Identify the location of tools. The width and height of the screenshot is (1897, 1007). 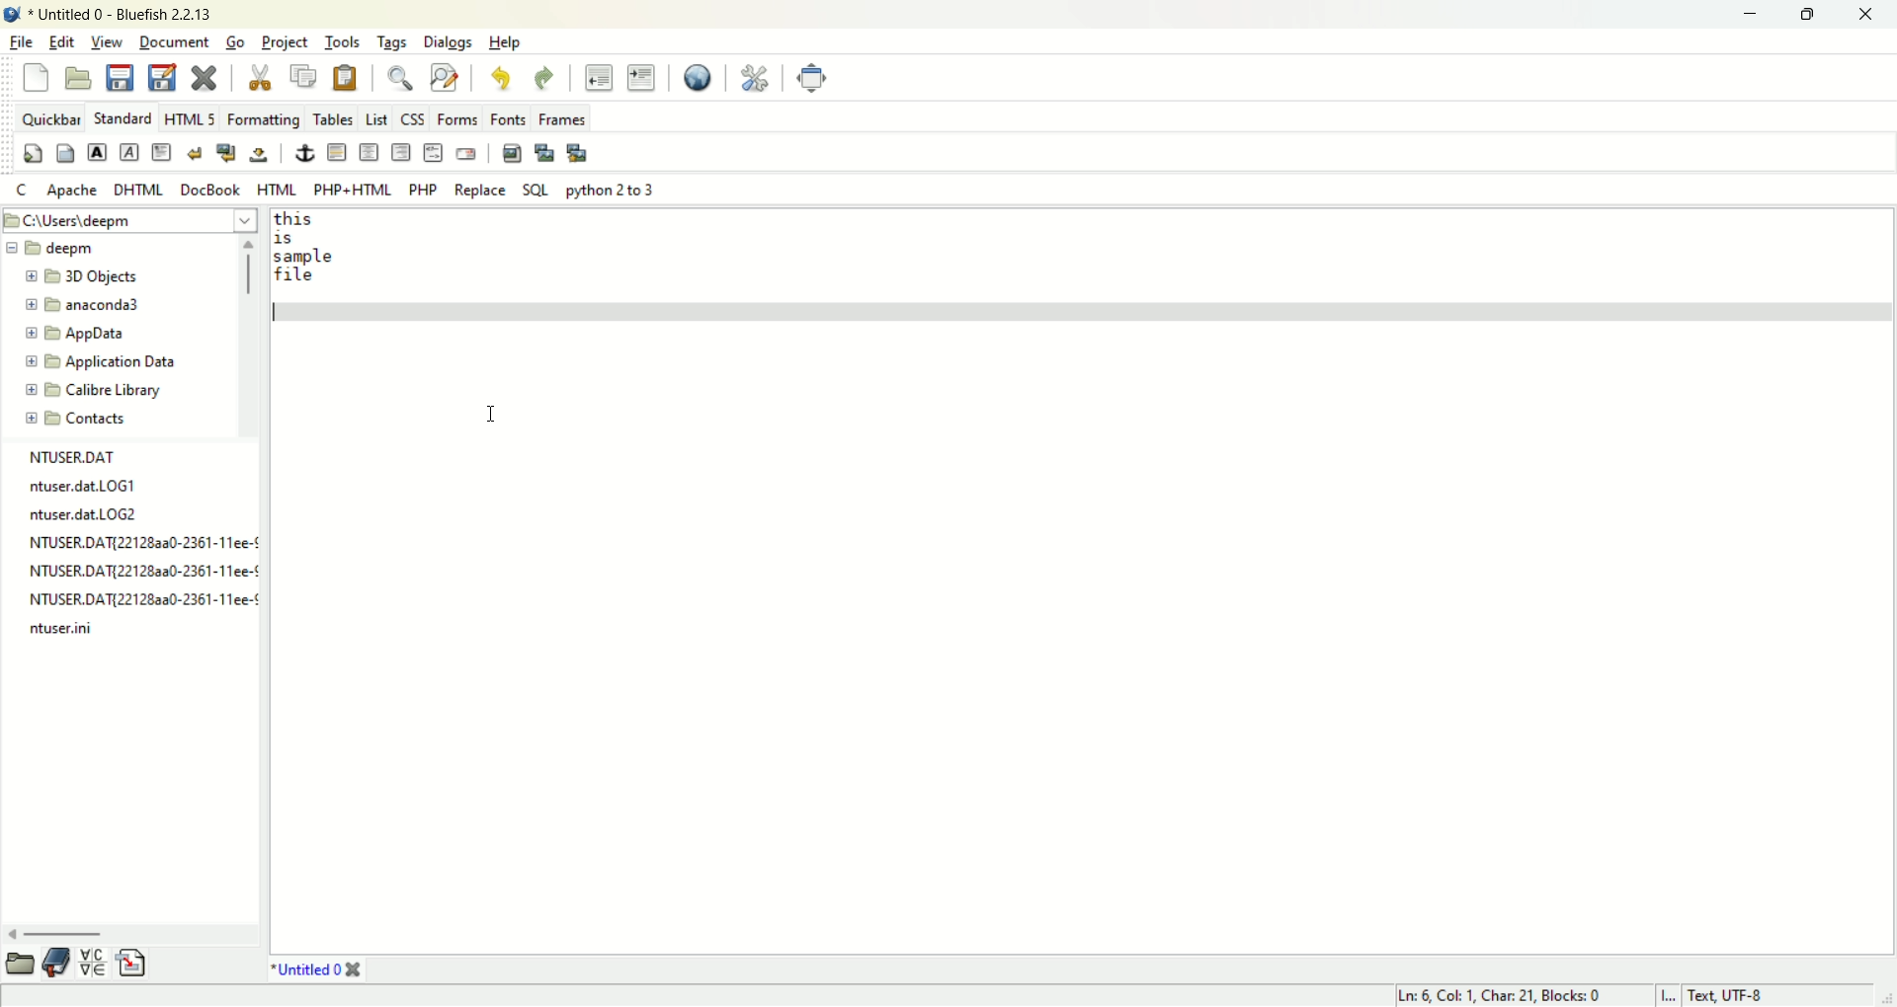
(344, 41).